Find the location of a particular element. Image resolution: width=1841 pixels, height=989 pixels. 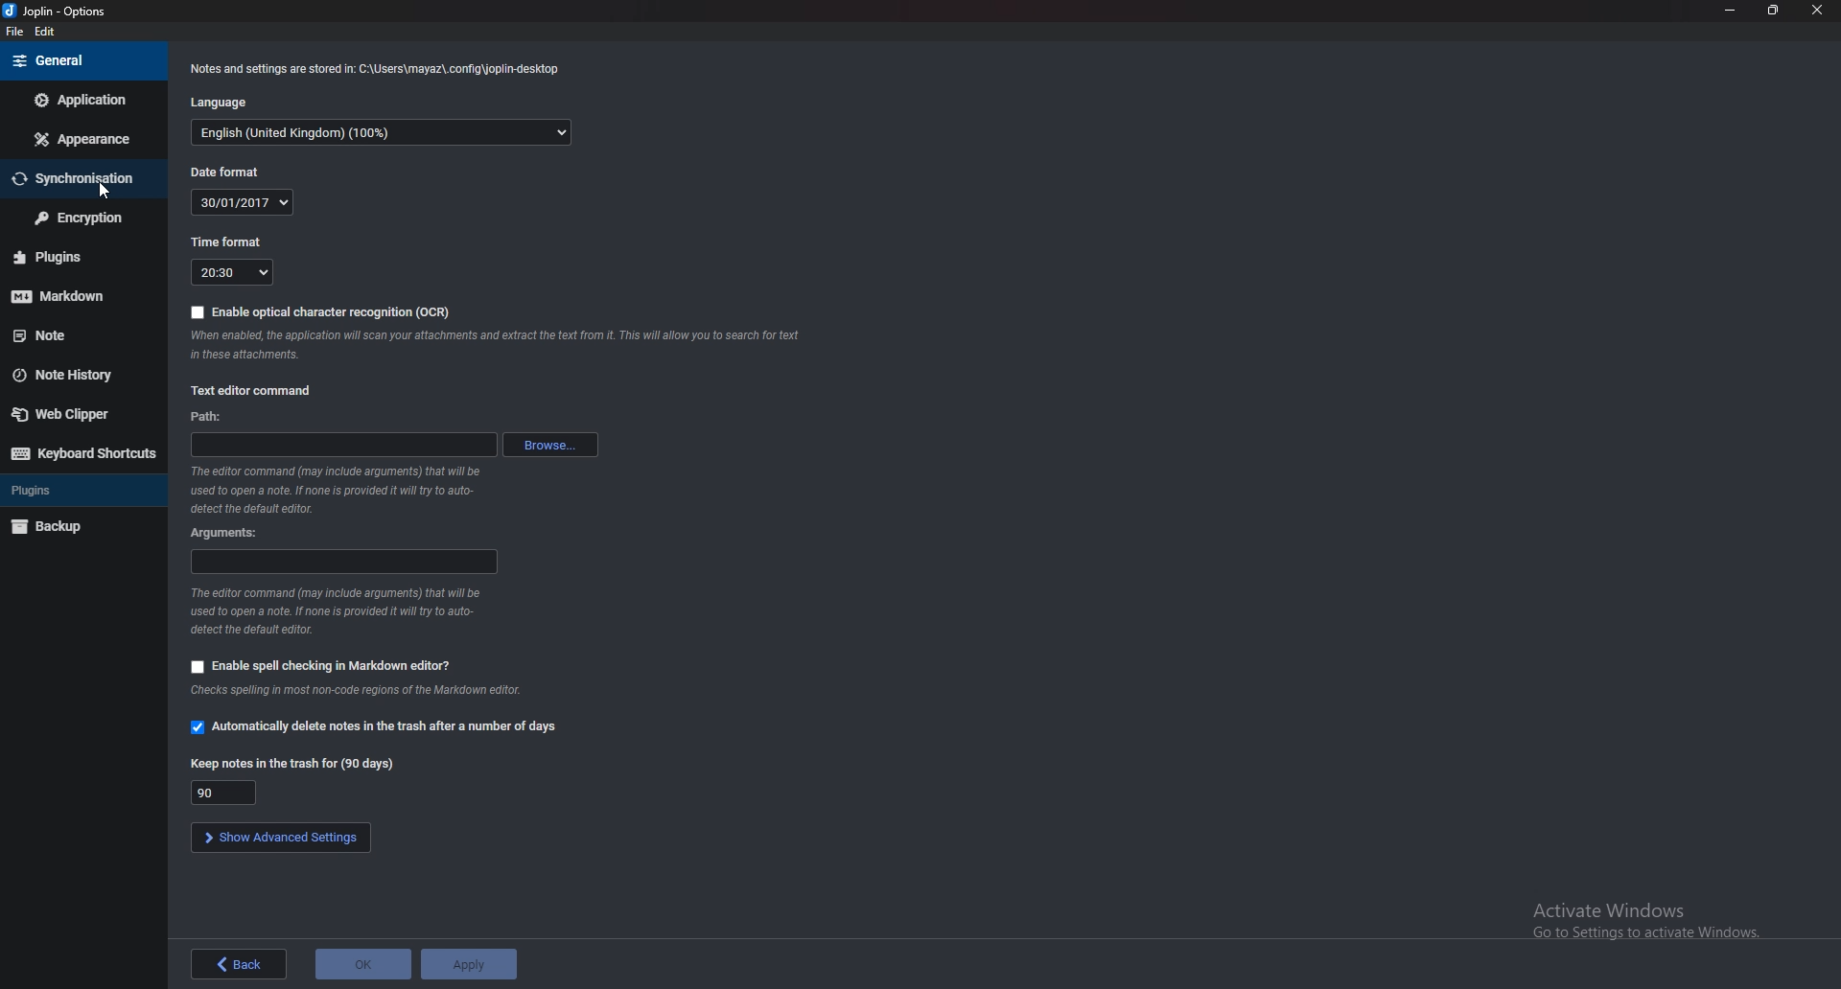

arguments input is located at coordinates (341, 563).